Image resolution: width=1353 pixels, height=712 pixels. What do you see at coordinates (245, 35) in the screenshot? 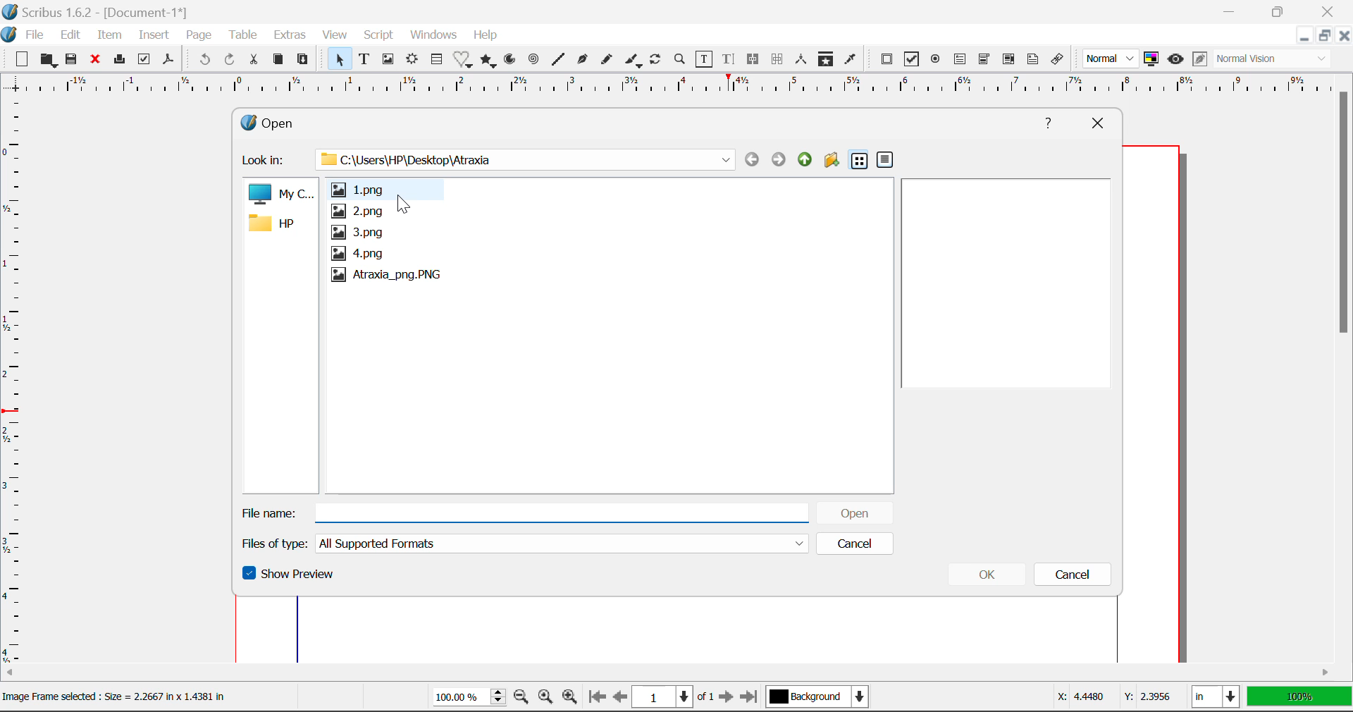
I see `Table` at bounding box center [245, 35].